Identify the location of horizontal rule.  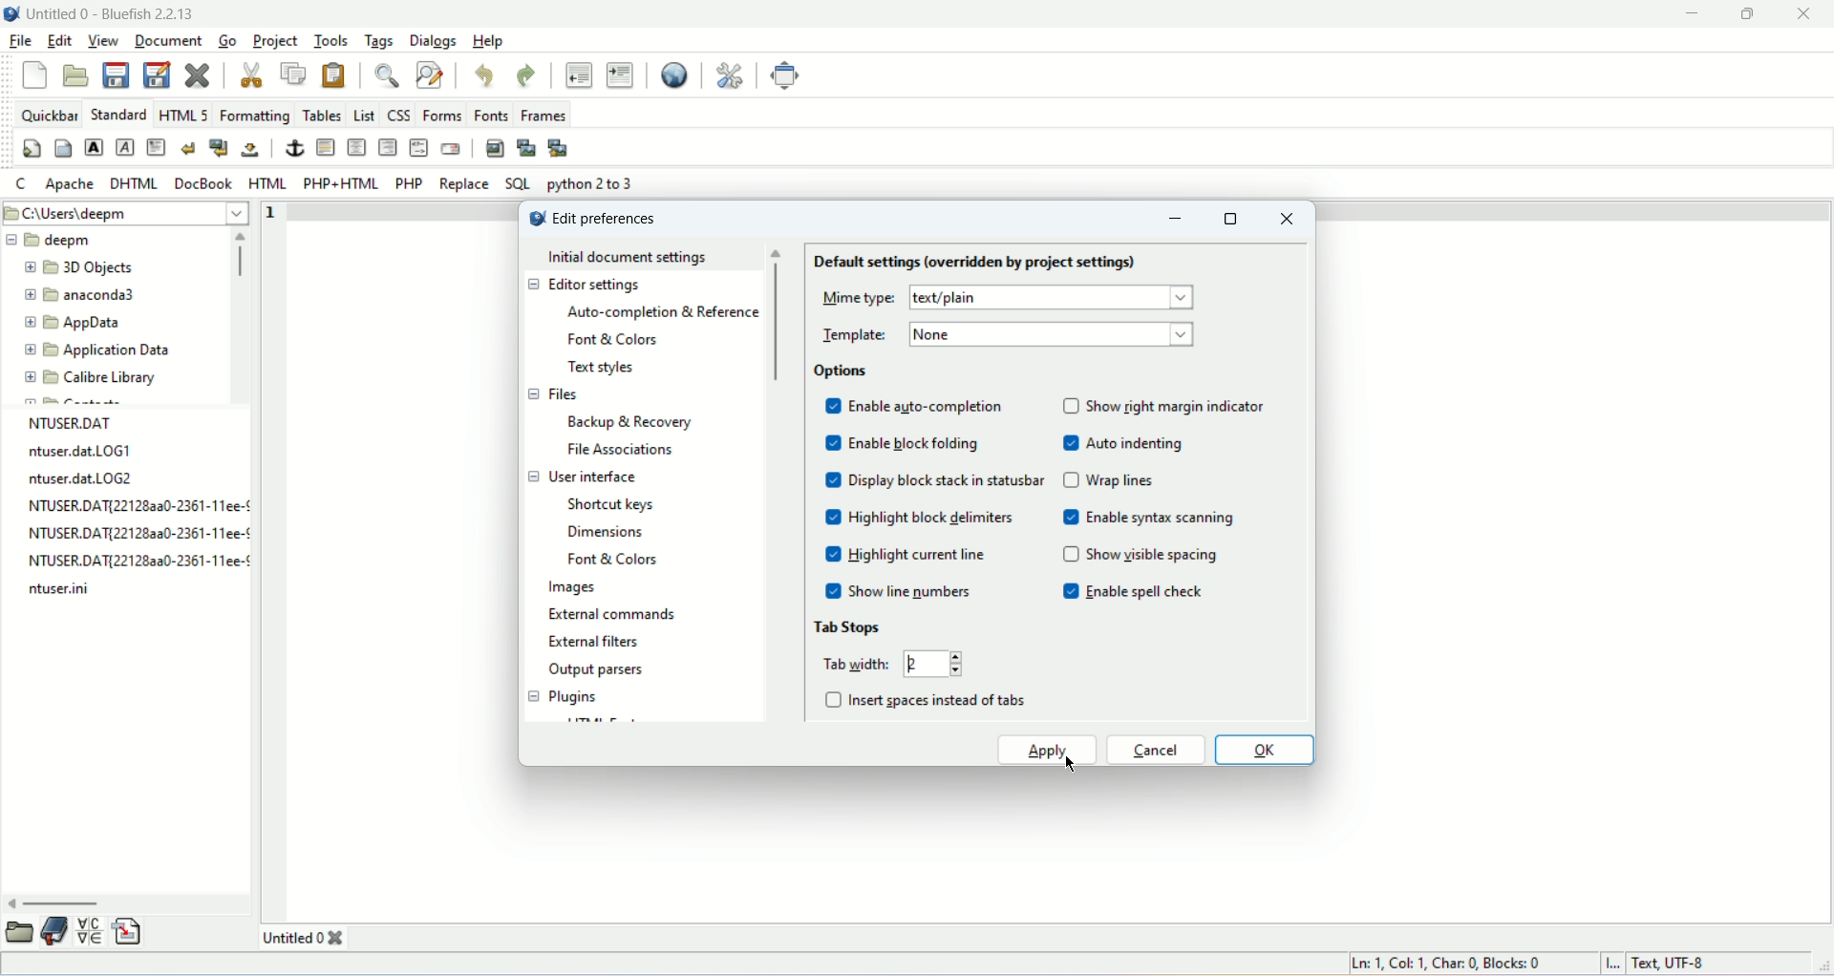
(325, 148).